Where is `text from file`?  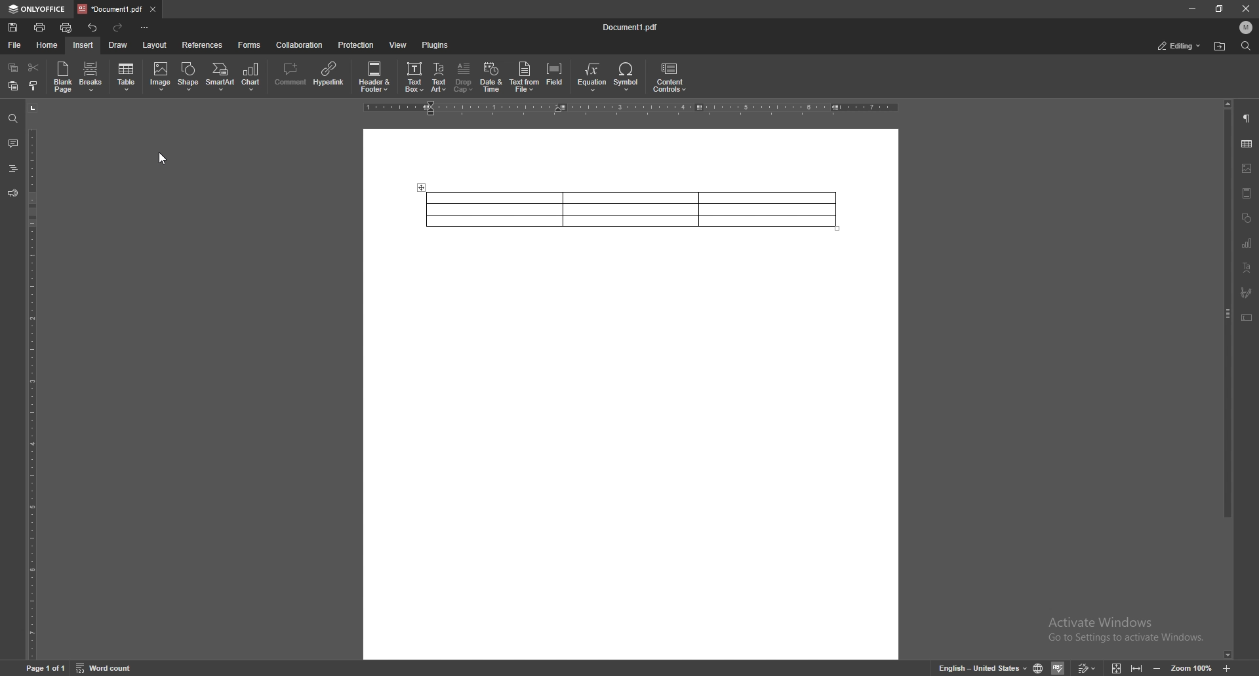
text from file is located at coordinates (525, 79).